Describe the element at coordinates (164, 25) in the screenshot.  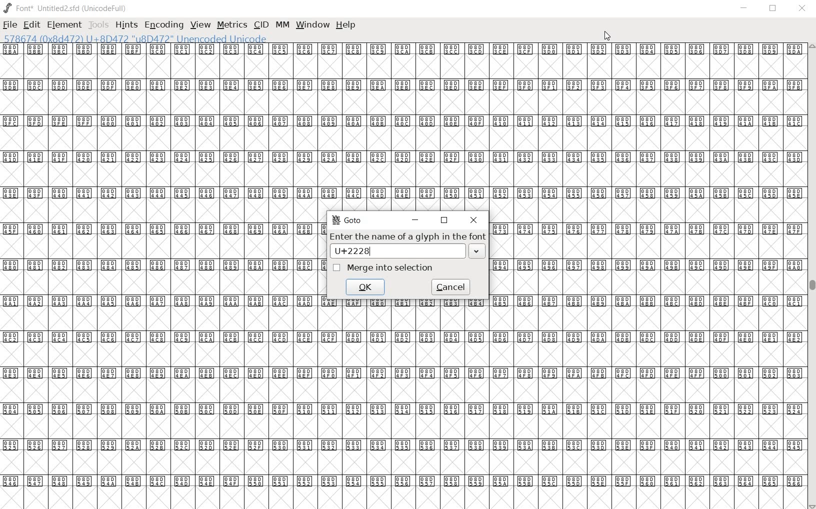
I see `encoding` at that location.